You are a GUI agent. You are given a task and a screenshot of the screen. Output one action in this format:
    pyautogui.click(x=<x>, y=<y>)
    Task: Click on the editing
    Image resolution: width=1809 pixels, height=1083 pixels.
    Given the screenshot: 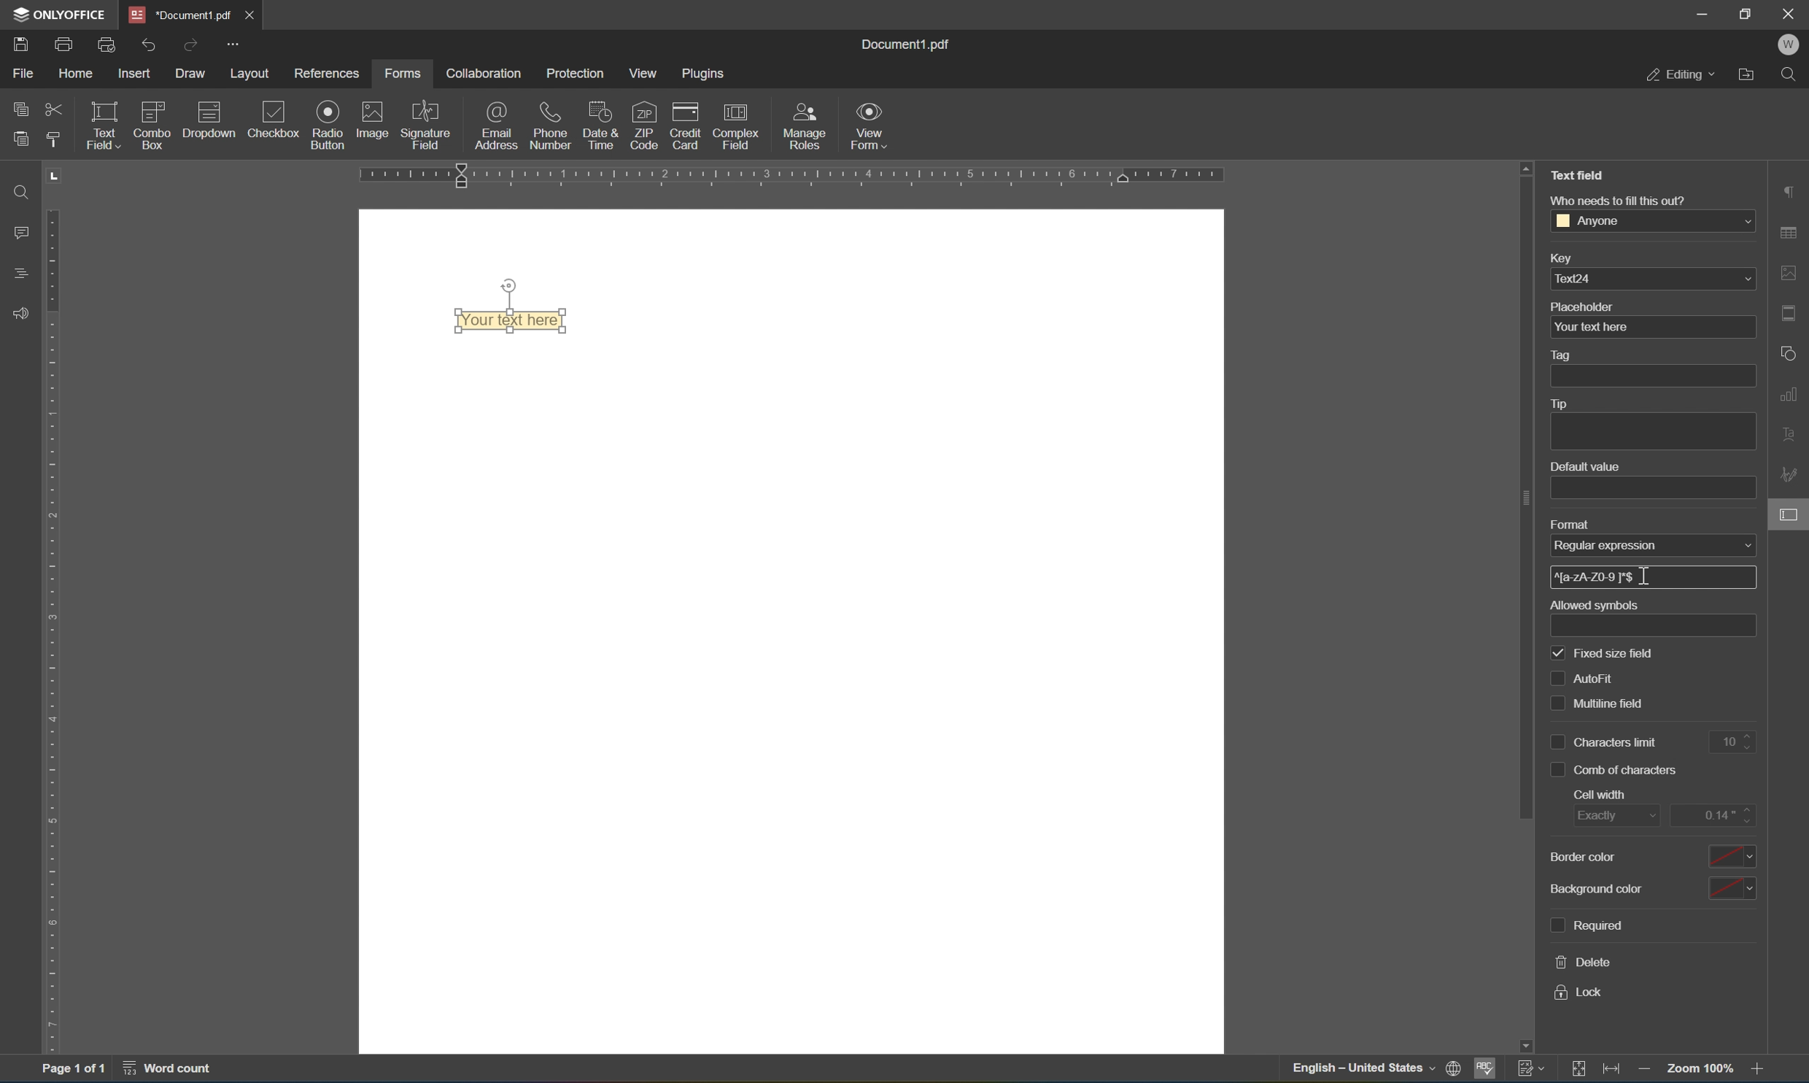 What is the action you would take?
    pyautogui.click(x=1680, y=73)
    